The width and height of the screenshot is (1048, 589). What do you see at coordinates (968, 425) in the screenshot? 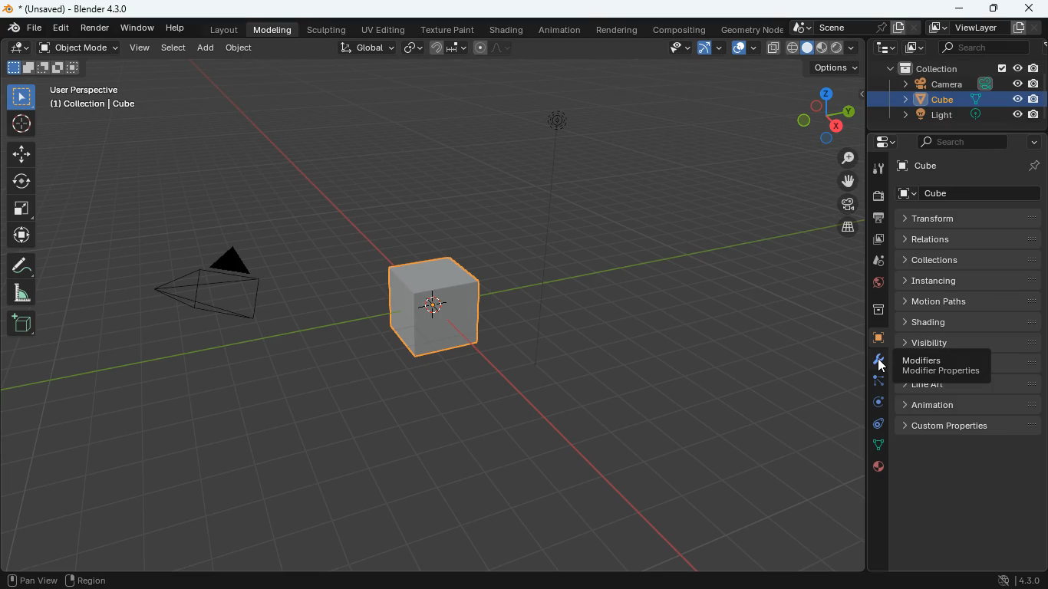
I see `custom properties` at bounding box center [968, 425].